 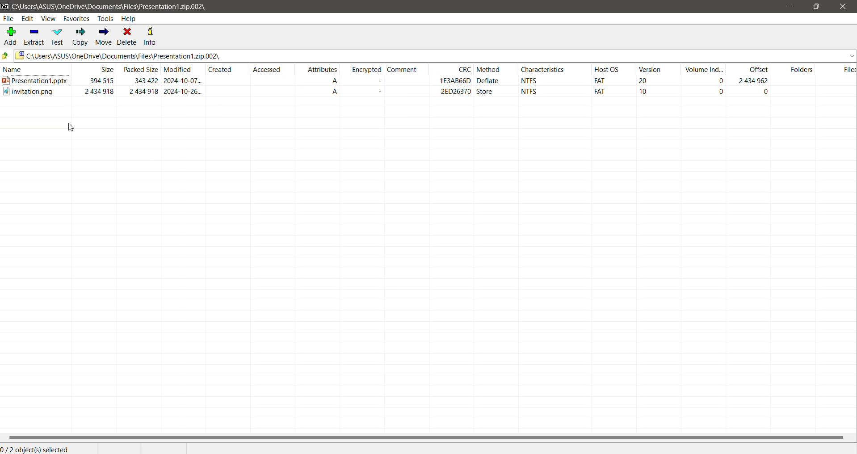 What do you see at coordinates (184, 81) in the screenshot?
I see `2024-10-07...` at bounding box center [184, 81].